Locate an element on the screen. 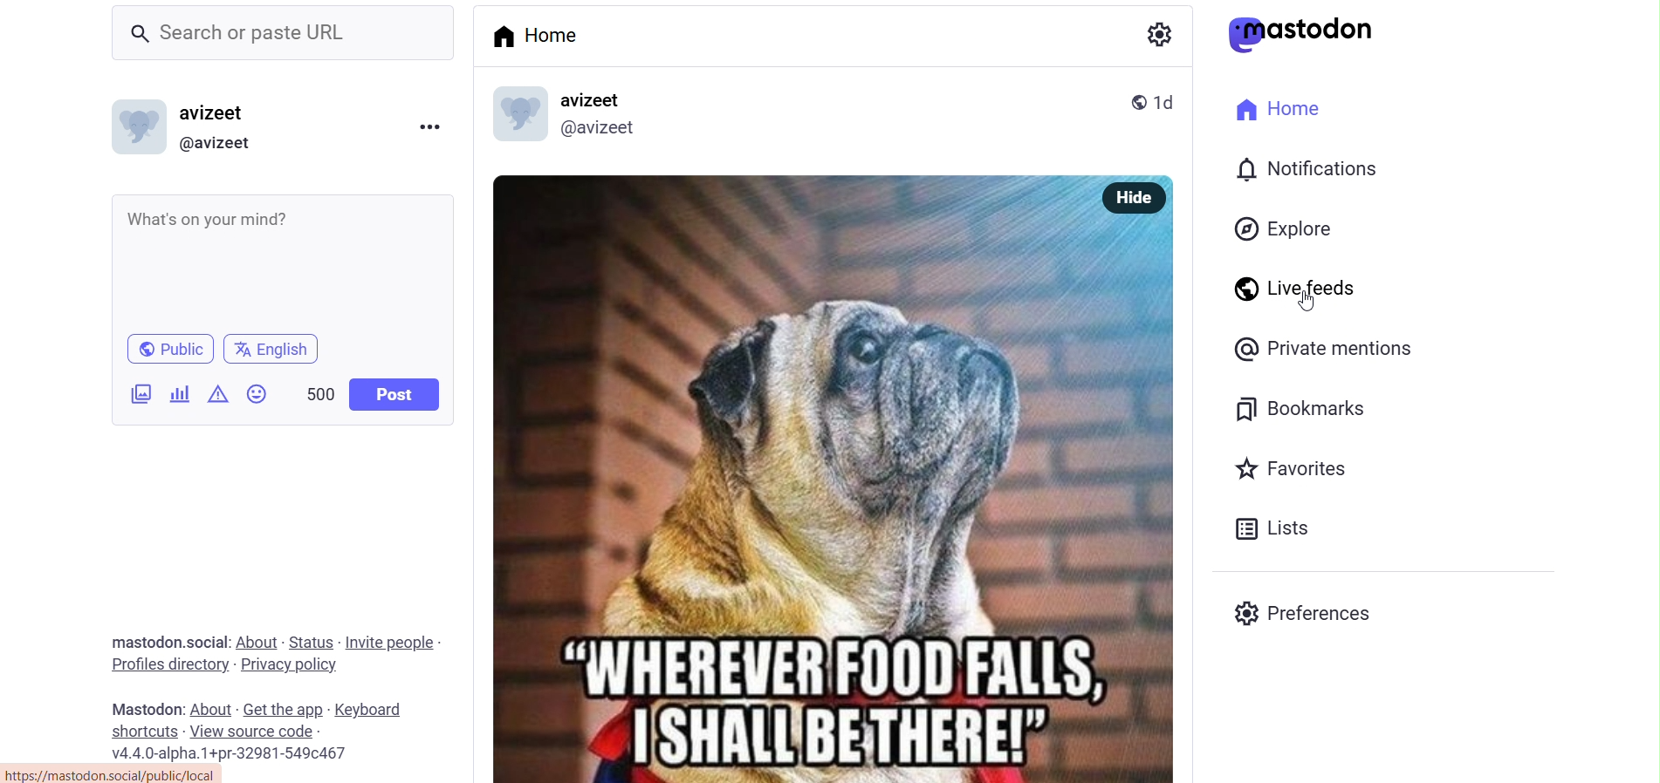 The width and height of the screenshot is (1660, 783). favorite is located at coordinates (1298, 473).